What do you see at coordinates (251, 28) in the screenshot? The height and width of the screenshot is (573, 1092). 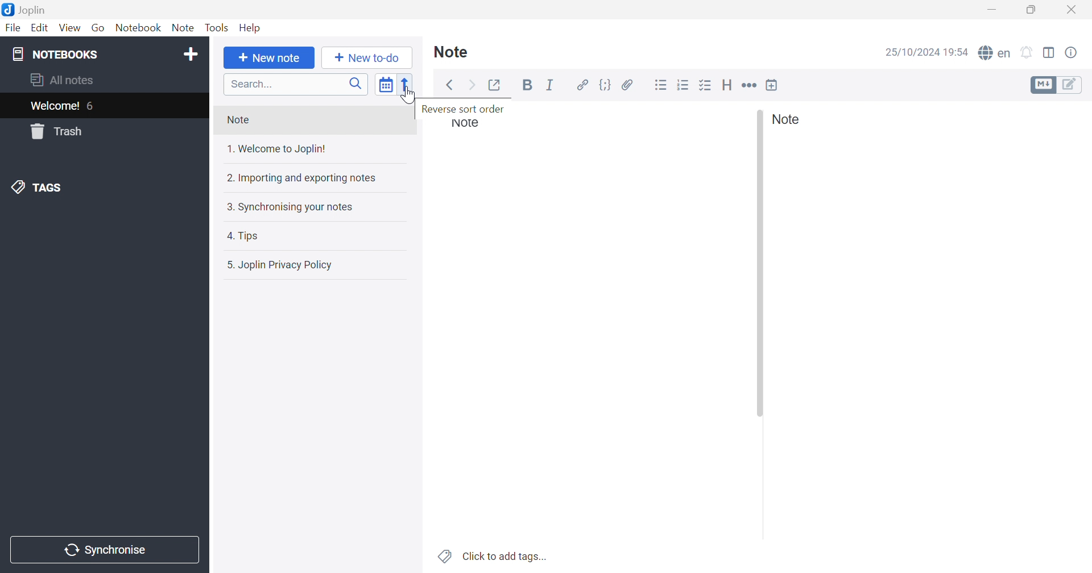 I see `Help` at bounding box center [251, 28].